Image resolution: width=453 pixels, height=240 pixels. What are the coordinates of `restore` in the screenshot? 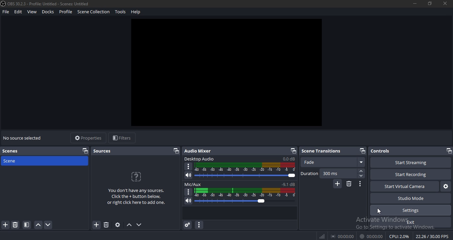 It's located at (362, 150).